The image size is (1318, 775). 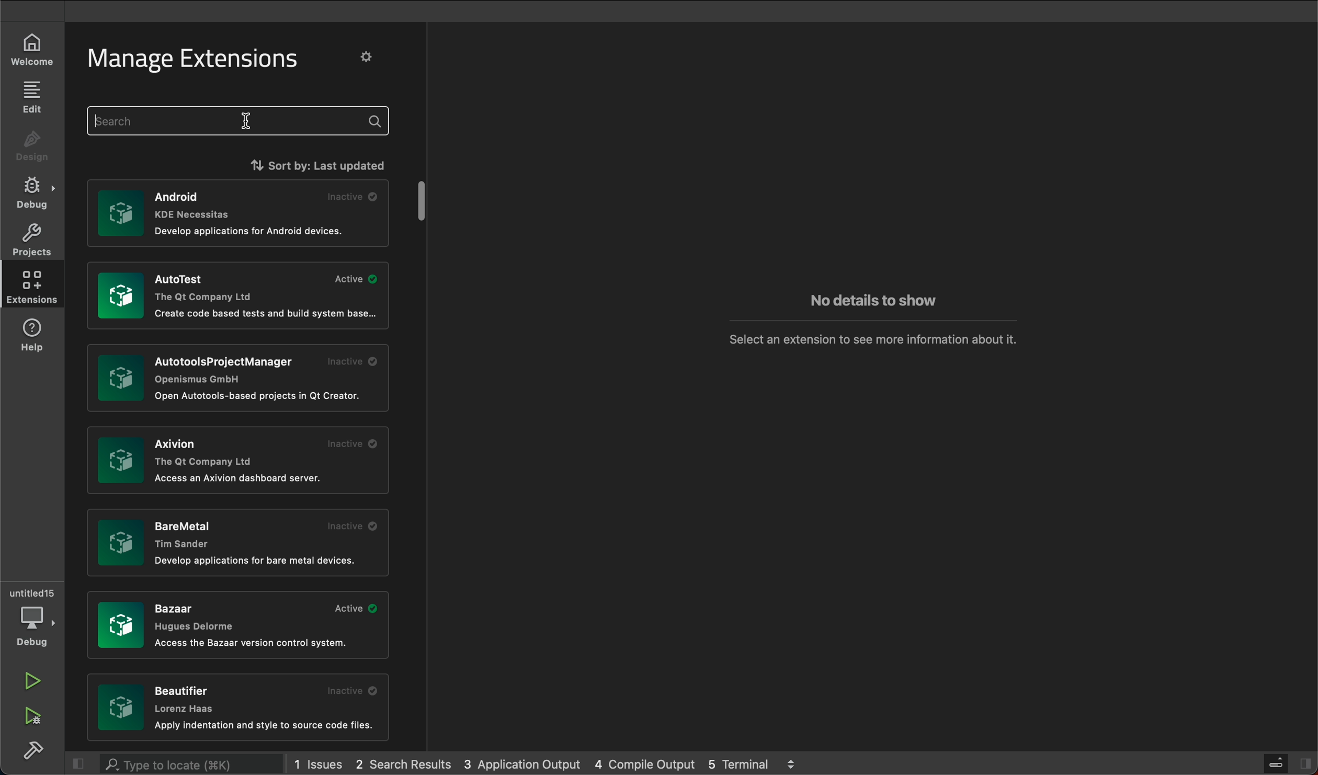 What do you see at coordinates (181, 762) in the screenshot?
I see `search` at bounding box center [181, 762].